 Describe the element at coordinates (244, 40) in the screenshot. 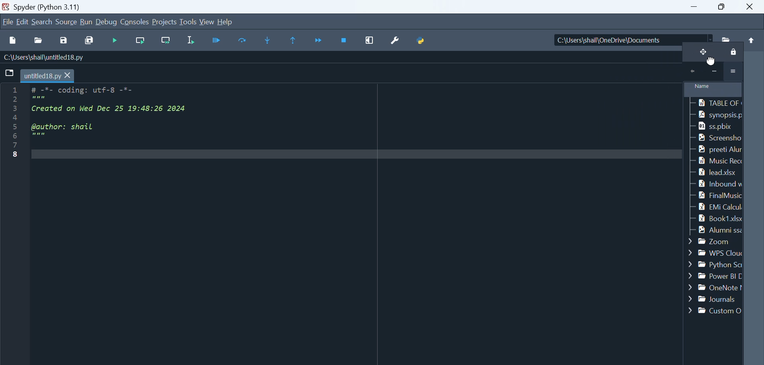

I see `Run current line` at that location.